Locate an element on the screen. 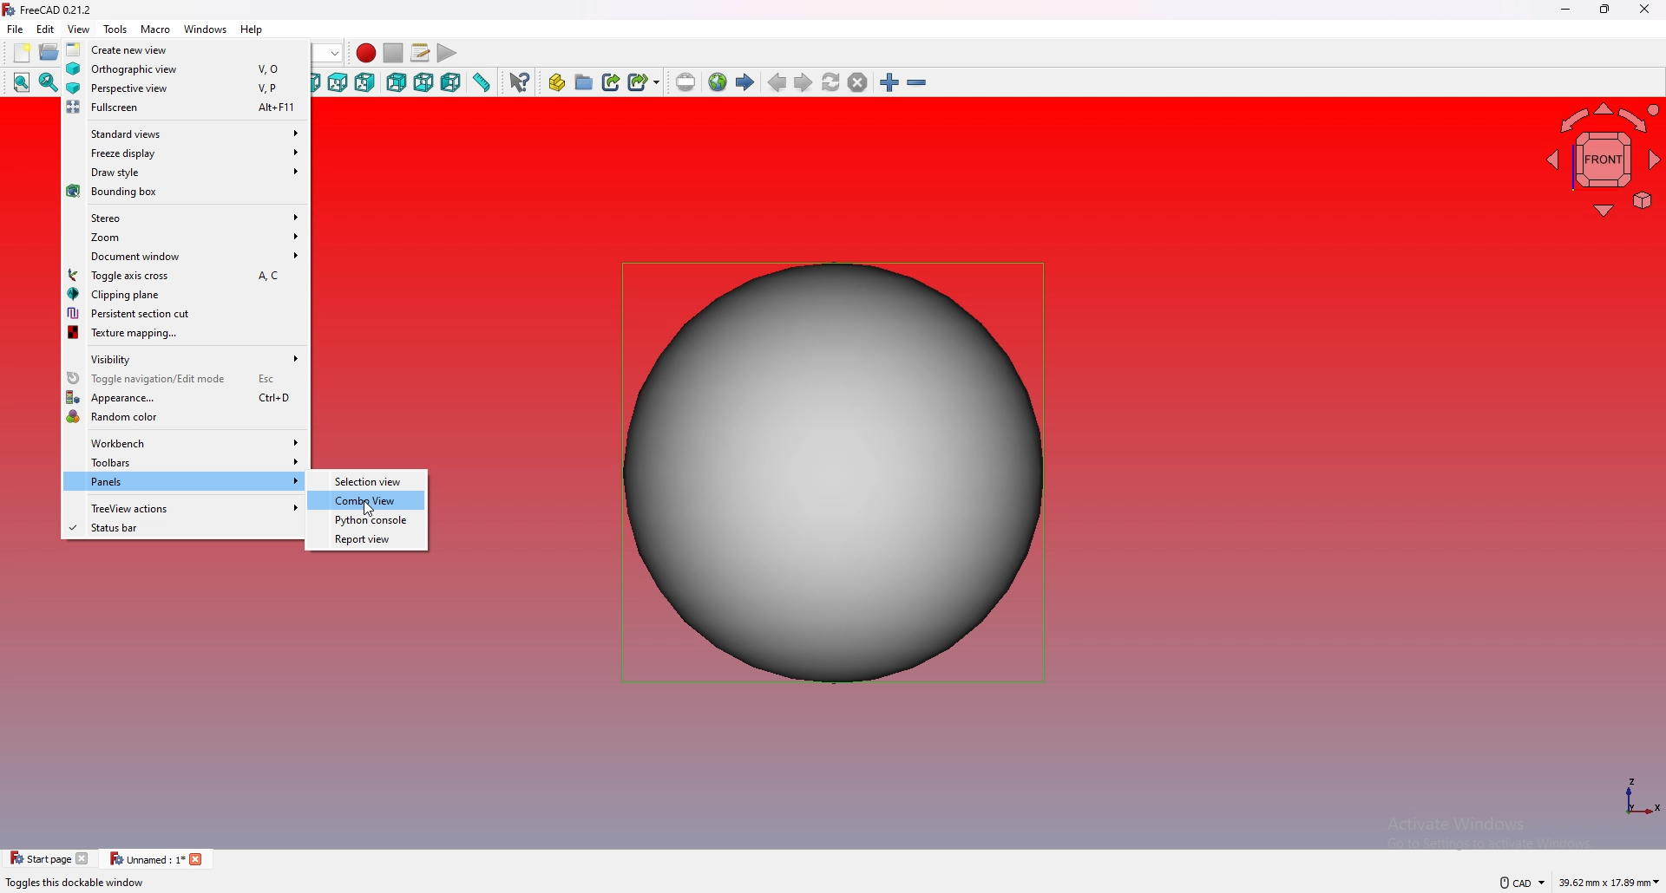 Image resolution: width=1666 pixels, height=893 pixels. bottom is located at coordinates (424, 83).